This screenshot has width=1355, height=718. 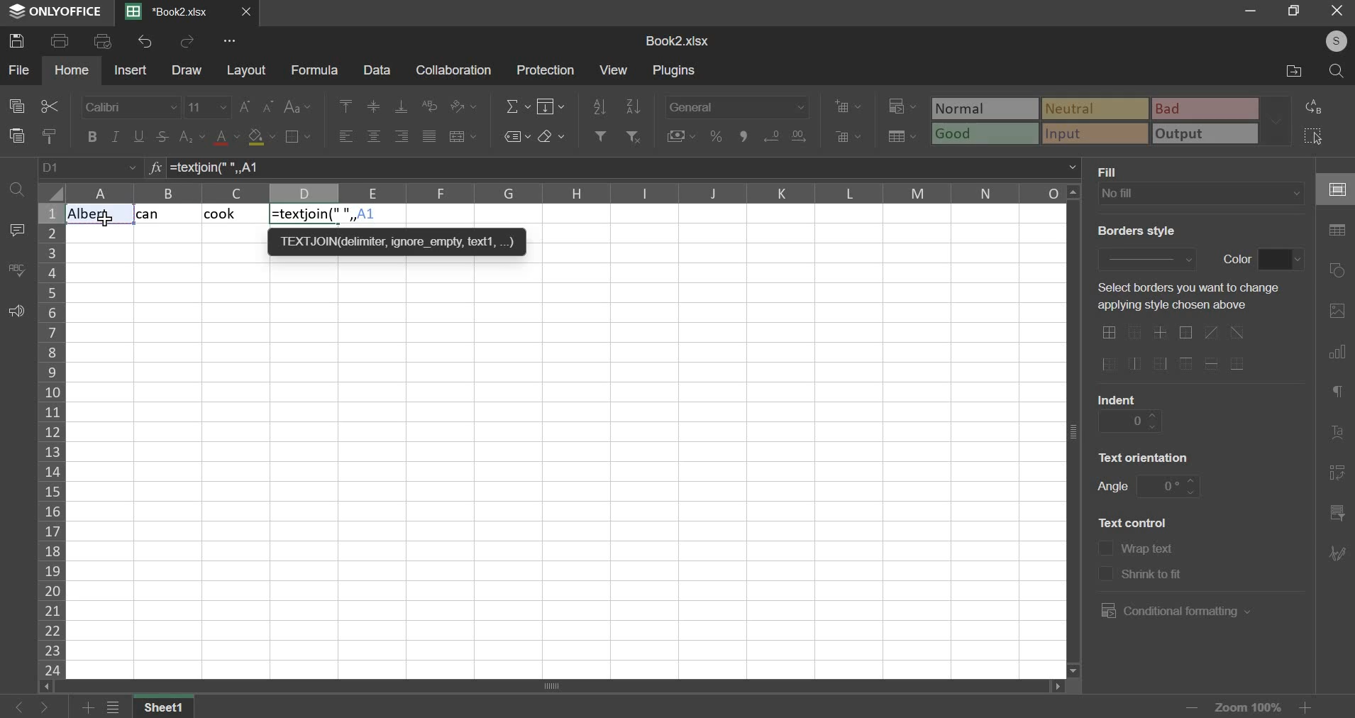 I want to click on align center, so click(x=374, y=137).